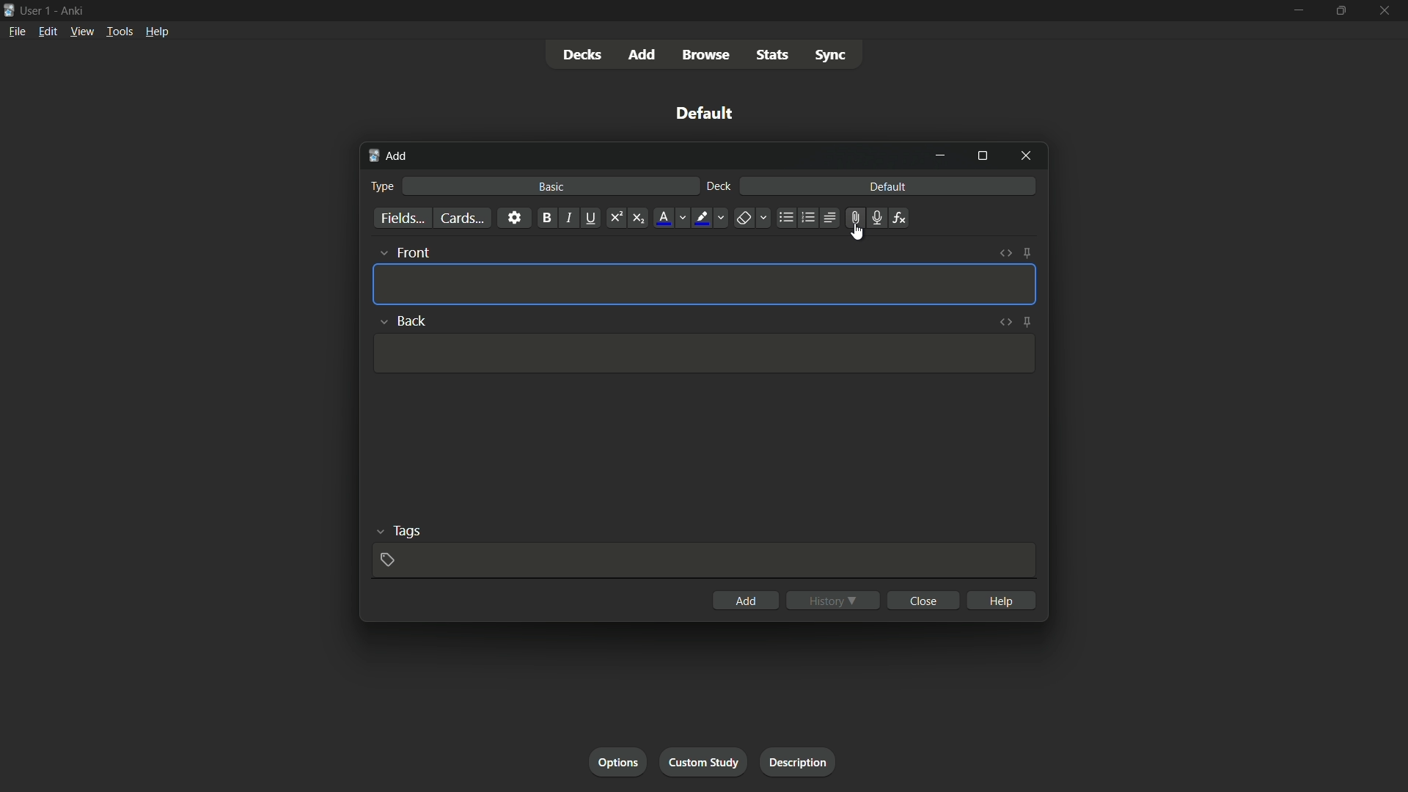 The width and height of the screenshot is (1408, 792). Describe the element at coordinates (787, 218) in the screenshot. I see `unordered list` at that location.